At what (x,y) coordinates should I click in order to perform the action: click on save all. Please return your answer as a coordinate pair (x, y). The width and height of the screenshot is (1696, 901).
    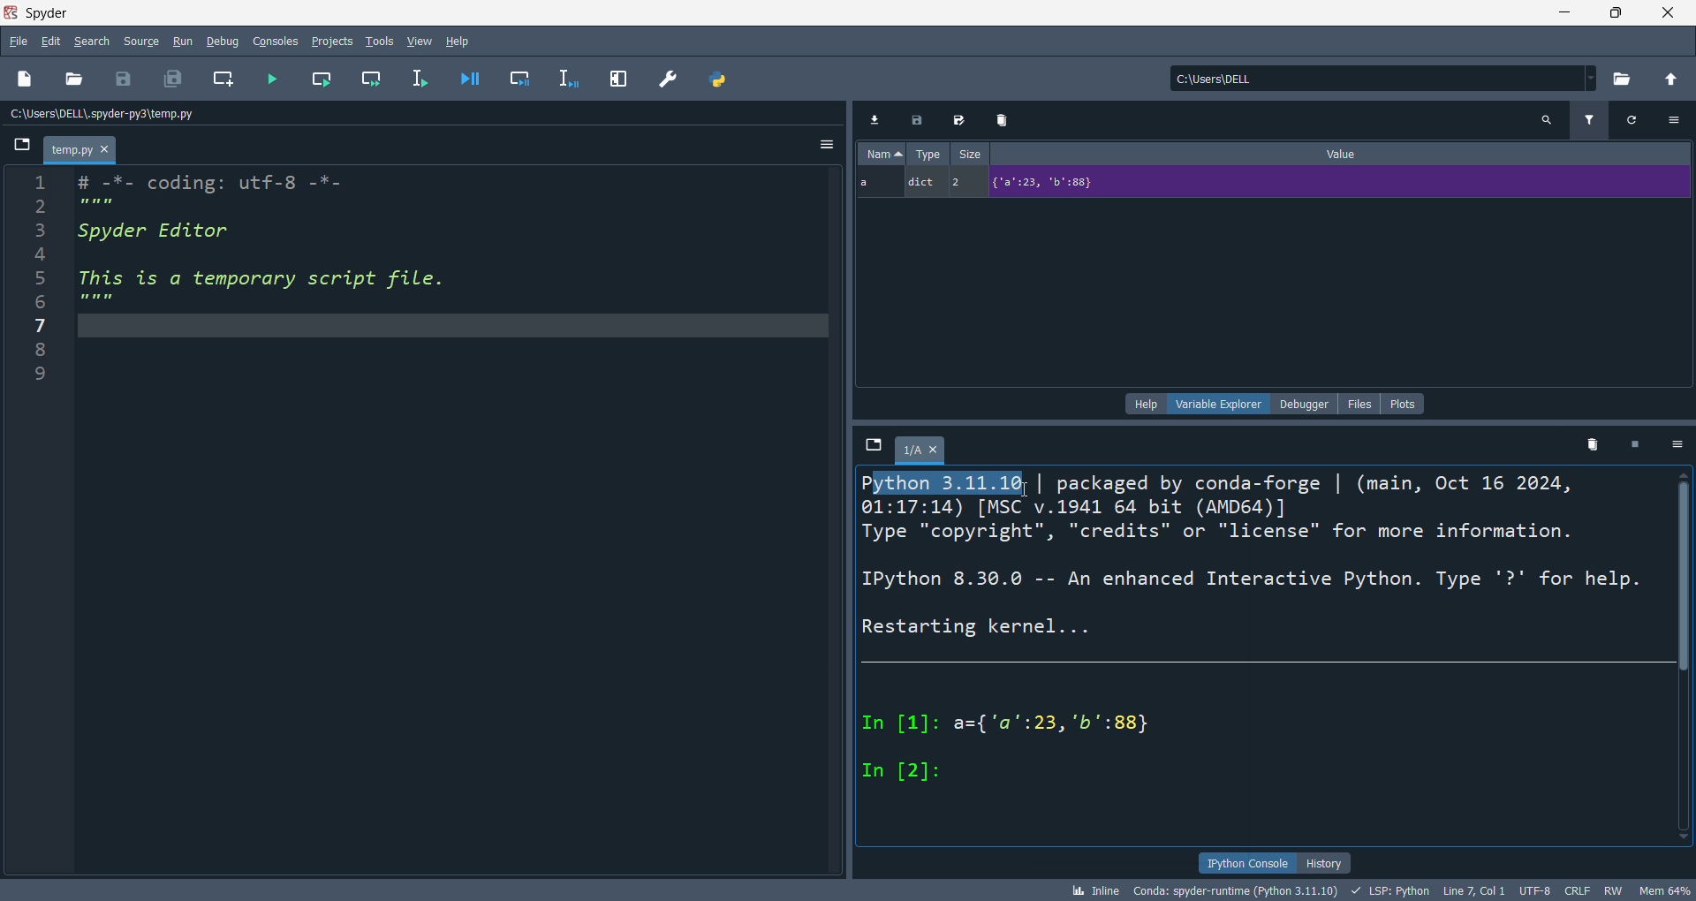
    Looking at the image, I should click on (172, 77).